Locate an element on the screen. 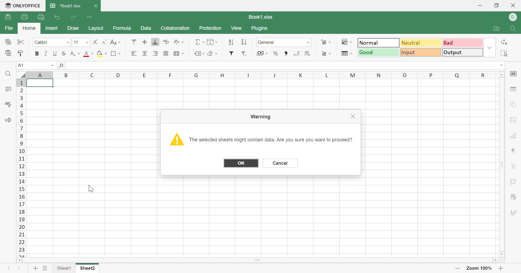 The height and width of the screenshot is (273, 521). Find is located at coordinates (9, 74).